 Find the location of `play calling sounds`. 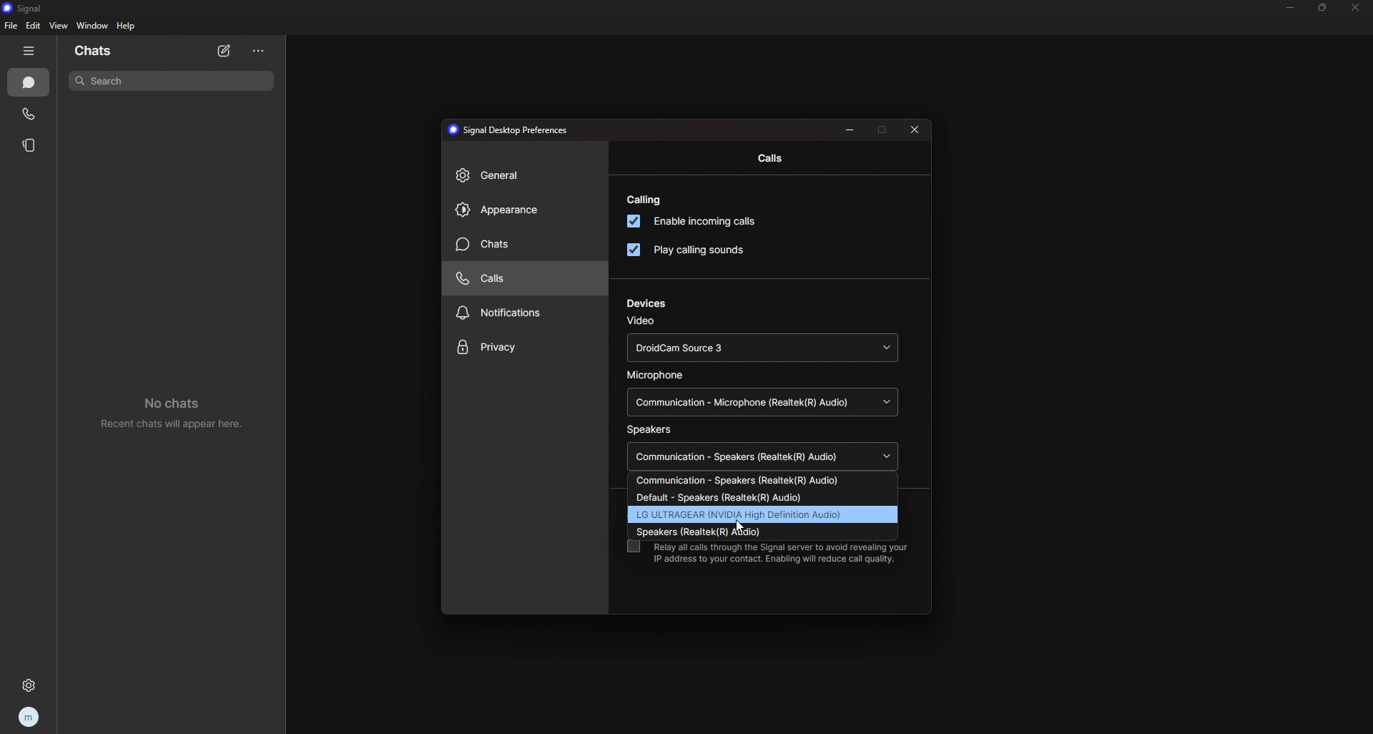

play calling sounds is located at coordinates (688, 248).